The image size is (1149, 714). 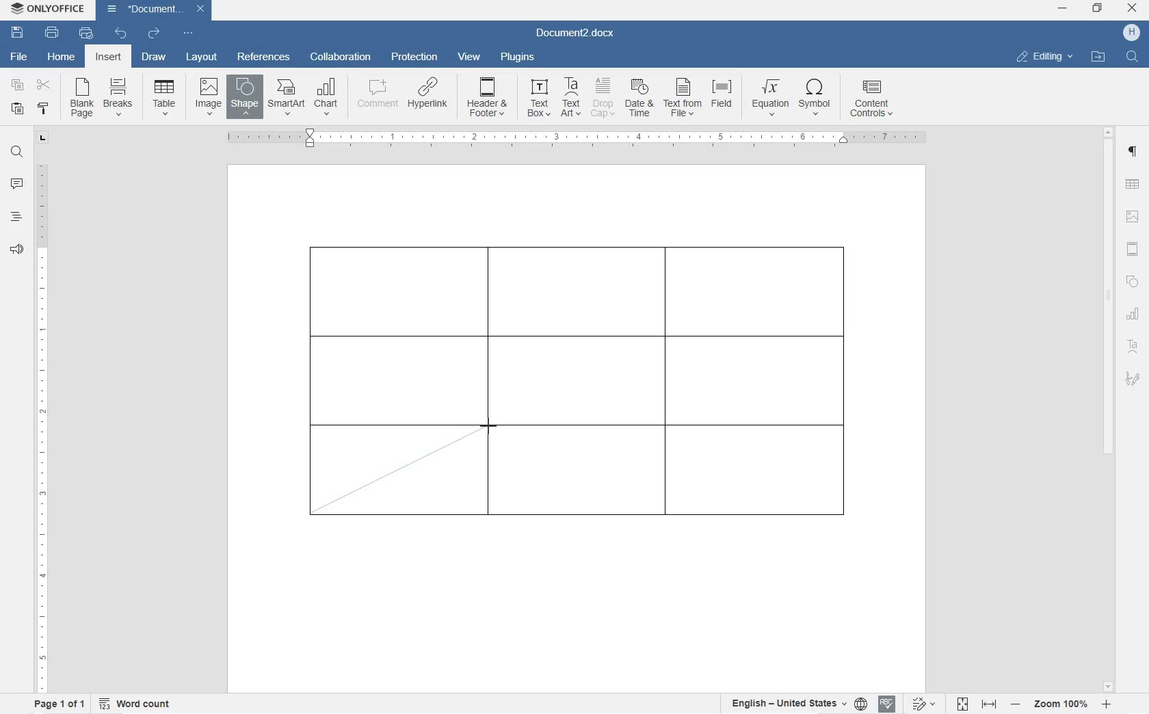 I want to click on home, so click(x=62, y=57).